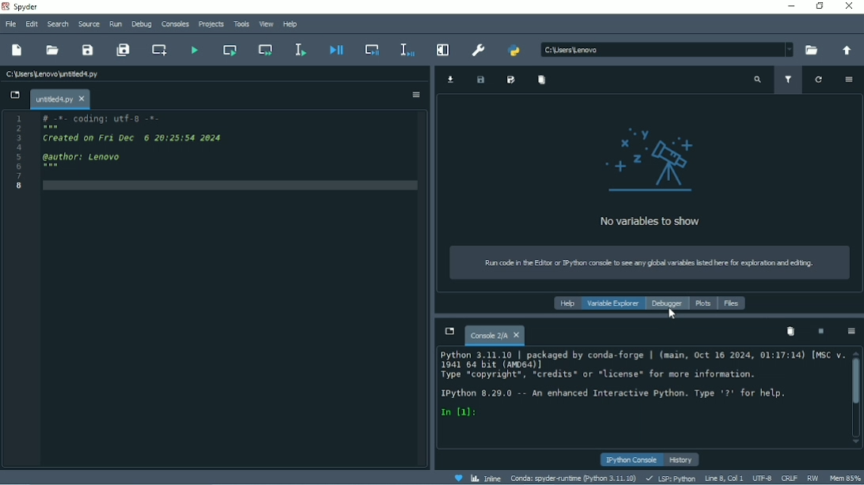 The height and width of the screenshot is (485, 864). Describe the element at coordinates (673, 317) in the screenshot. I see `cursor` at that location.